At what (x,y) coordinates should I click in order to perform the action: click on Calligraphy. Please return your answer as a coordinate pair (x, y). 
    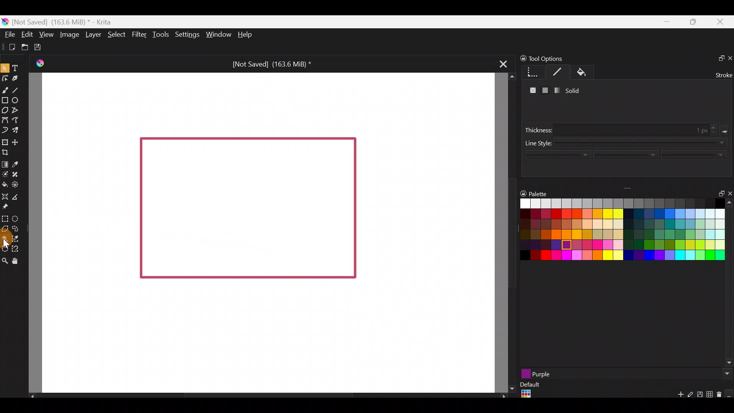
    Looking at the image, I should click on (16, 78).